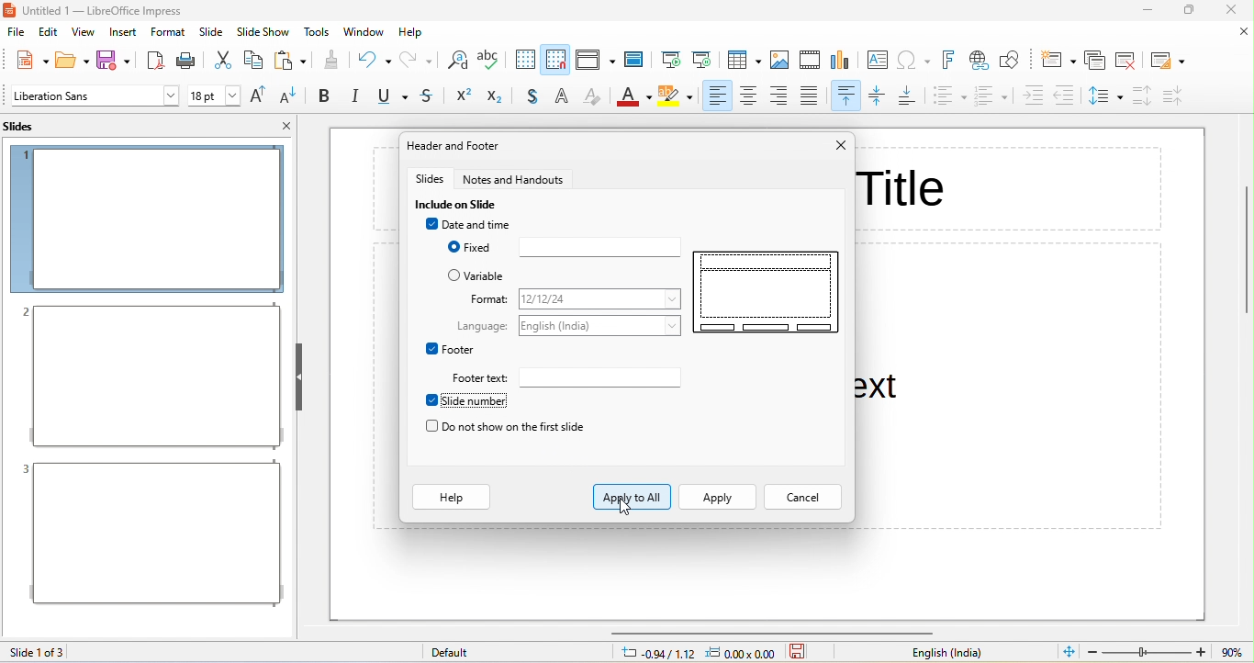  I want to click on default, so click(461, 653).